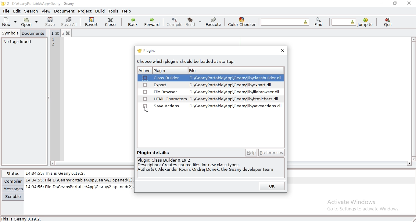  What do you see at coordinates (6, 10) in the screenshot?
I see `file` at bounding box center [6, 10].